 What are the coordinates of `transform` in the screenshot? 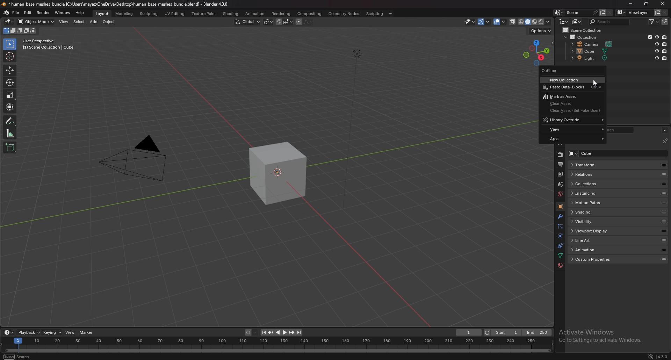 It's located at (594, 165).